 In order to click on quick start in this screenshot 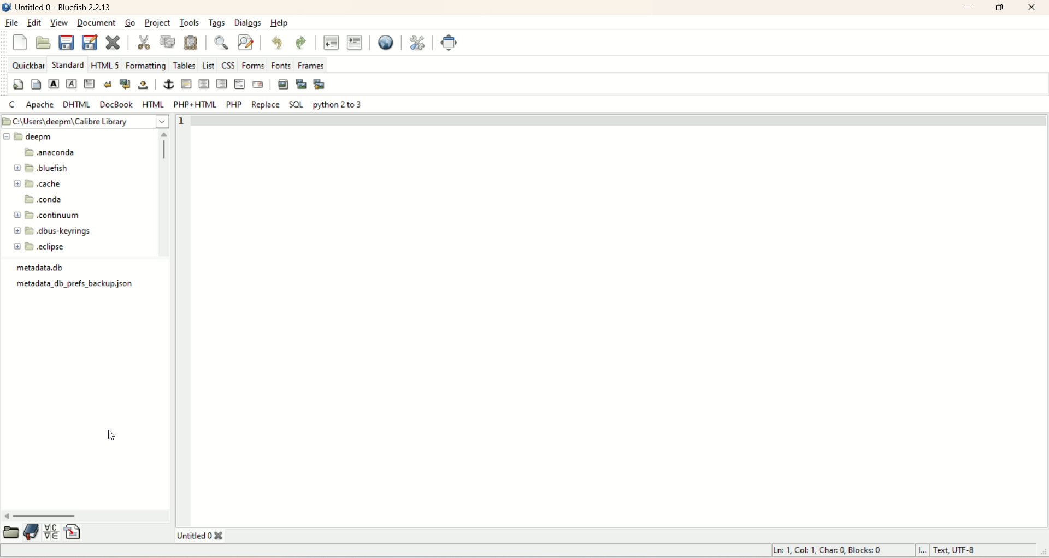, I will do `click(17, 84)`.